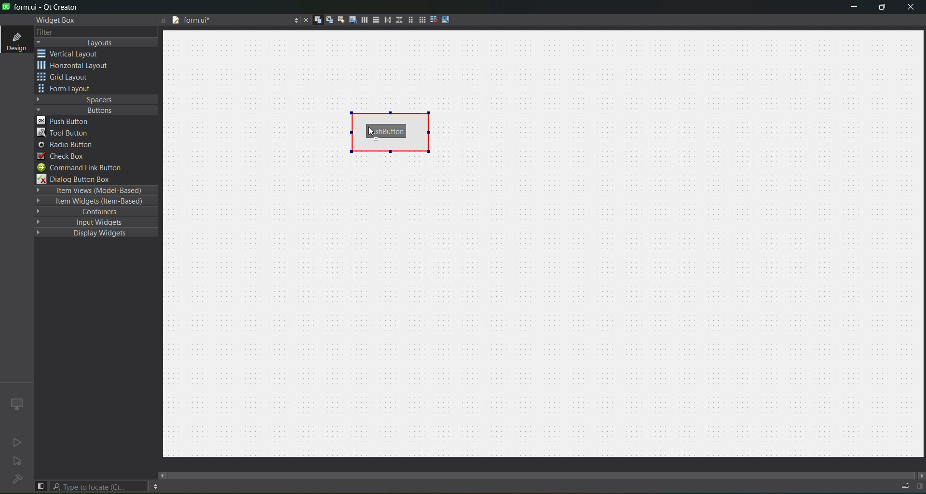 The height and width of the screenshot is (494, 926). What do you see at coordinates (62, 156) in the screenshot?
I see `check box` at bounding box center [62, 156].